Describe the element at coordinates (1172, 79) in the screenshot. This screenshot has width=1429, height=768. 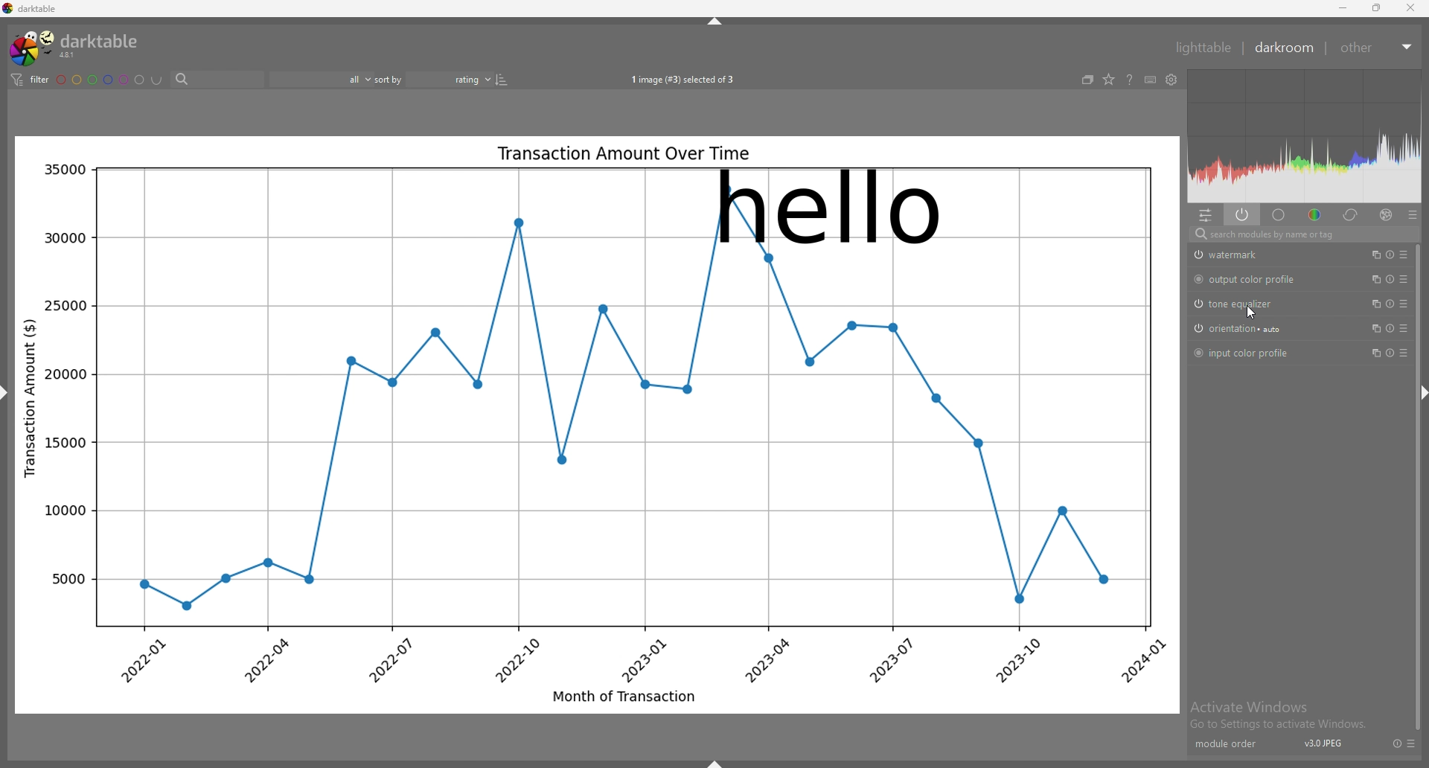
I see `show global preferences` at that location.